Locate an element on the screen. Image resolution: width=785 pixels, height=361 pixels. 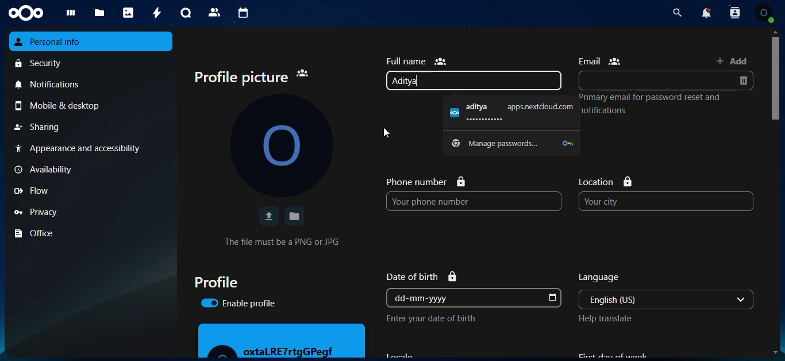
The file must be a PNG or JPG is located at coordinates (282, 241).